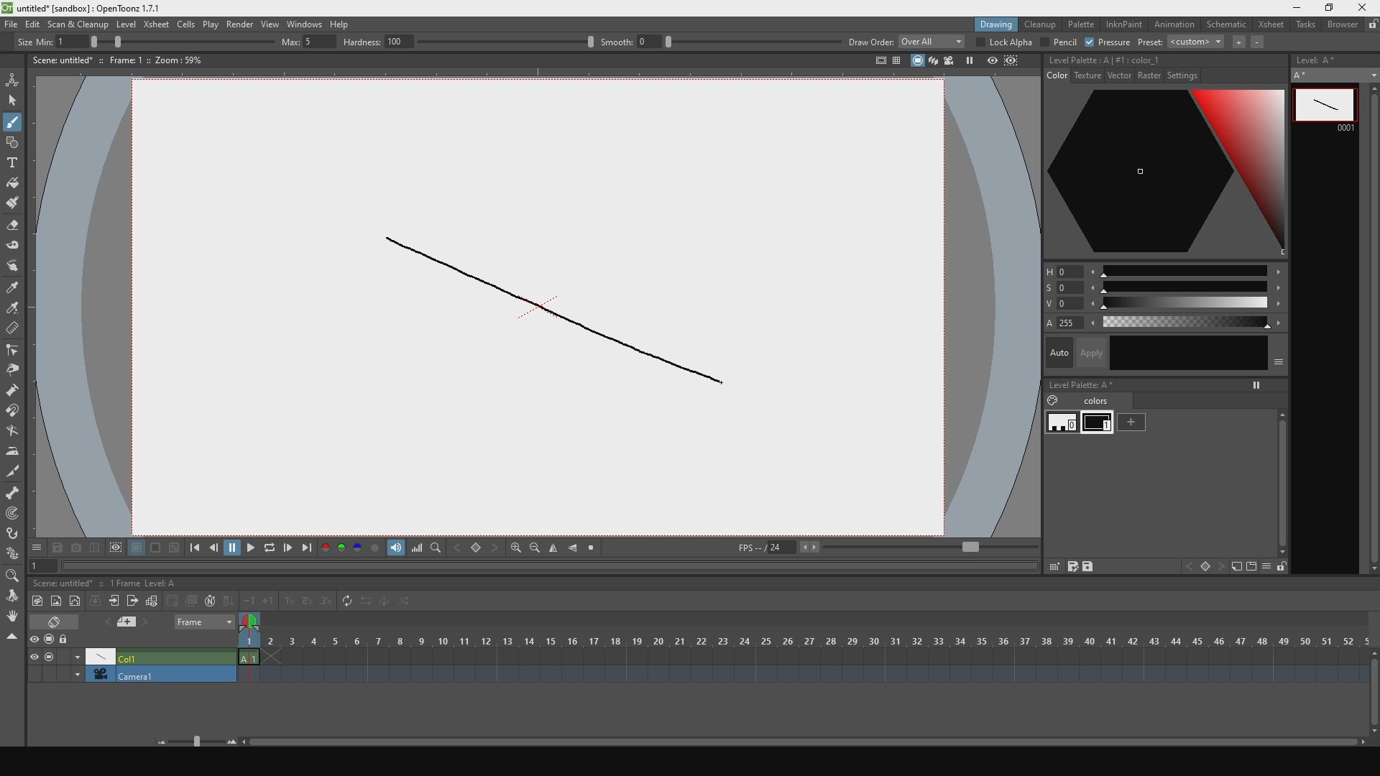 Image resolution: width=1380 pixels, height=776 pixels. Describe the element at coordinates (719, 41) in the screenshot. I see `smooth` at that location.